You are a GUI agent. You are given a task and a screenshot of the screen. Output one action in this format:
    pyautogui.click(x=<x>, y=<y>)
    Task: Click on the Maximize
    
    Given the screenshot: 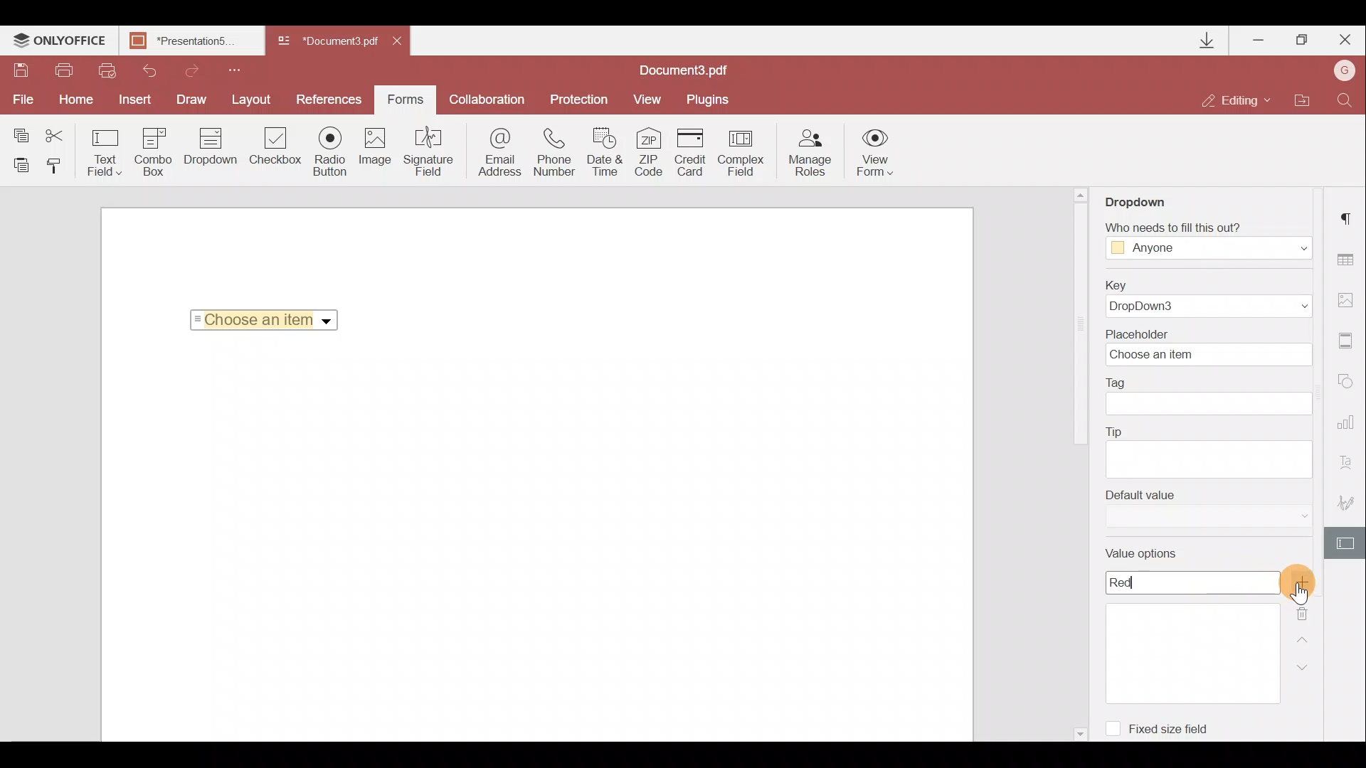 What is the action you would take?
    pyautogui.click(x=1301, y=42)
    